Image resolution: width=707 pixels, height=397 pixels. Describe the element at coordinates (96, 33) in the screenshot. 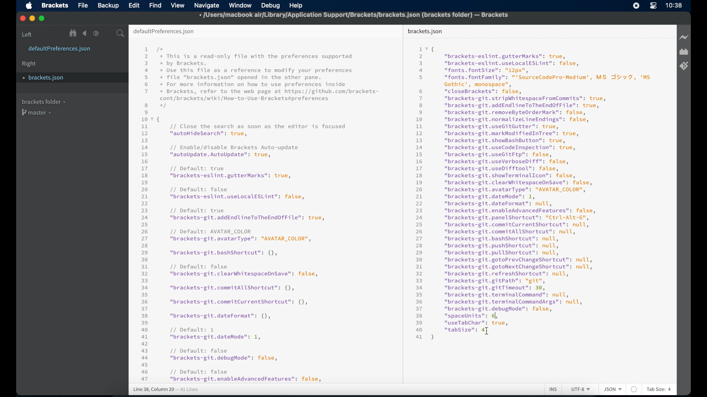

I see `navigate forward` at that location.